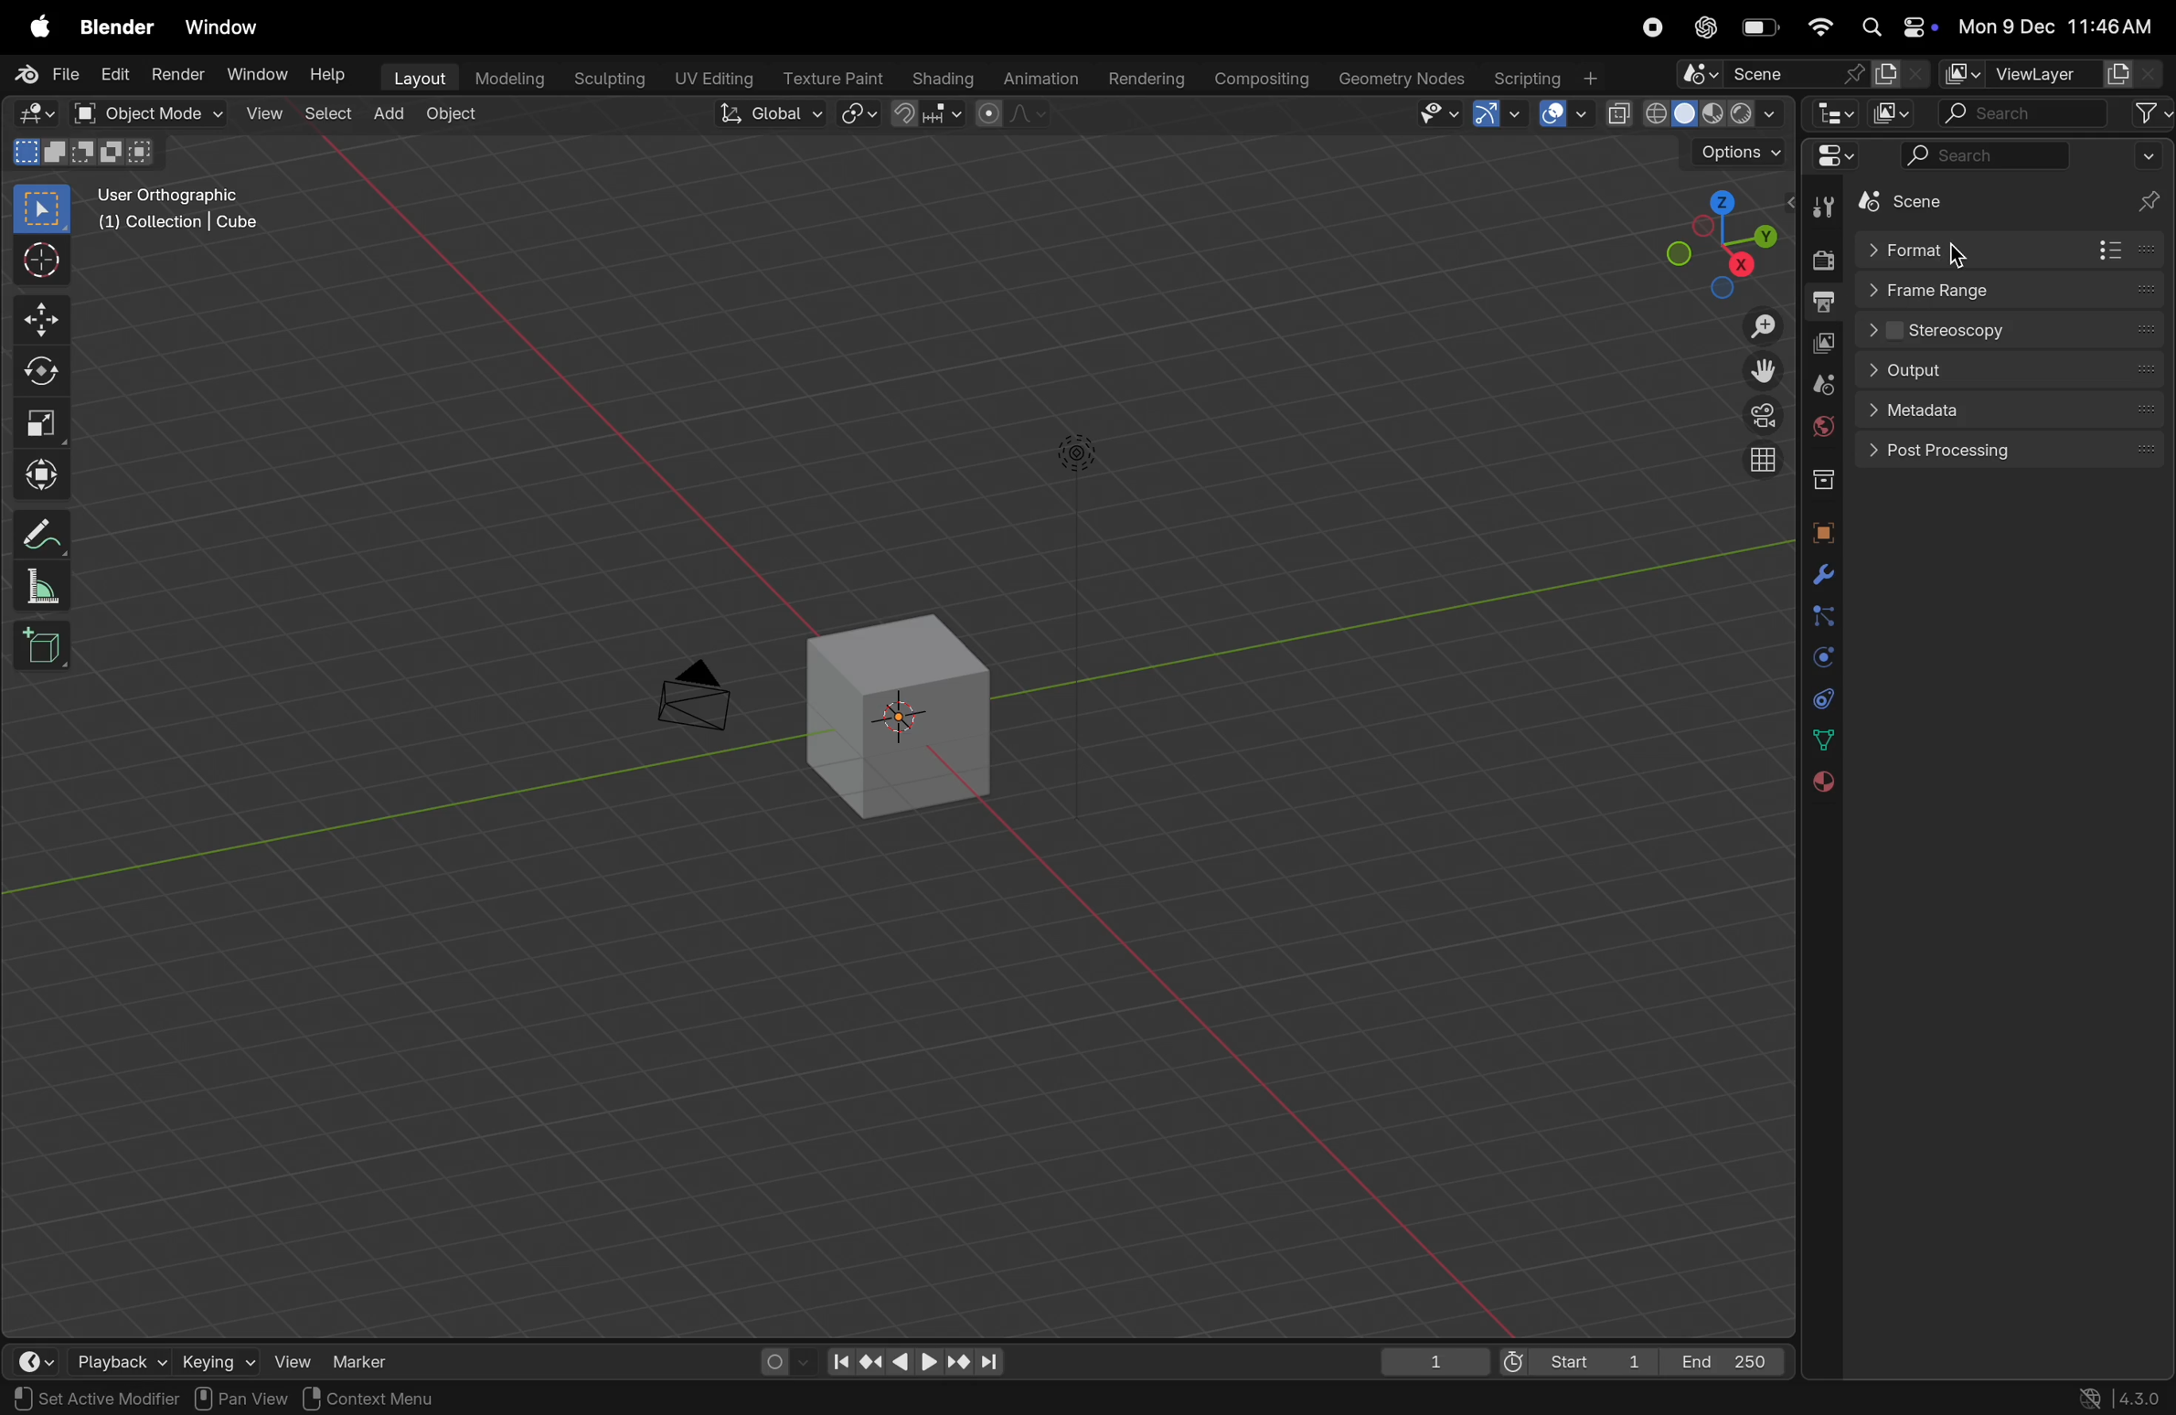 This screenshot has height=1415, width=2176. I want to click on modes, so click(91, 151).